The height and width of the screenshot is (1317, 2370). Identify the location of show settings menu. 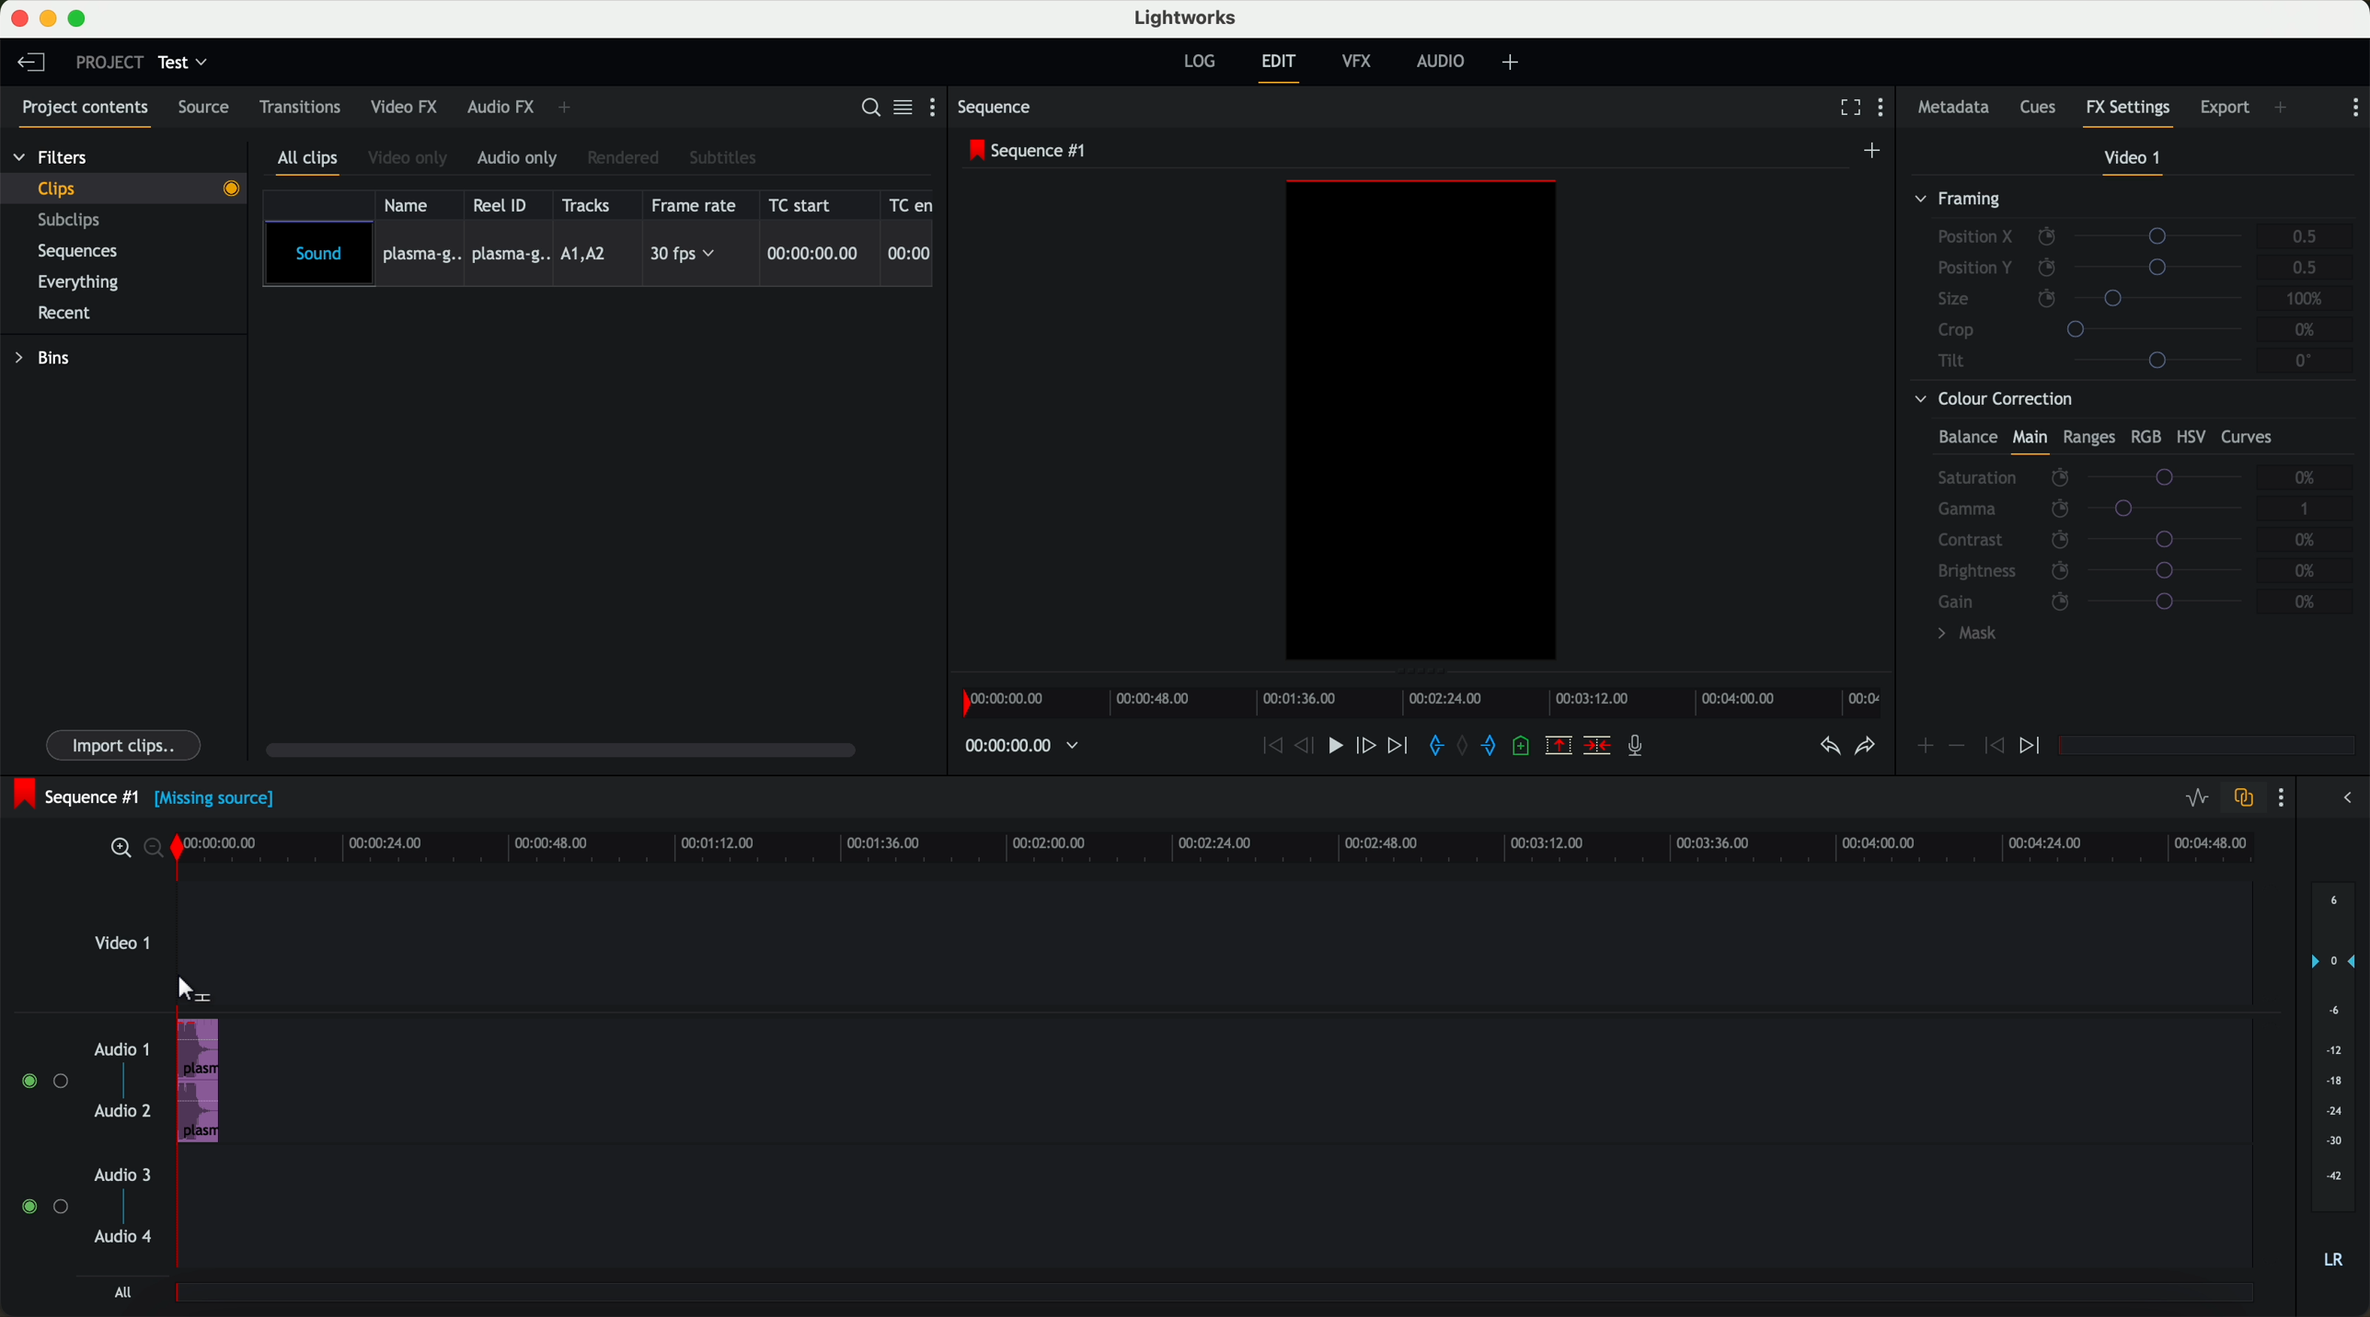
(1888, 110).